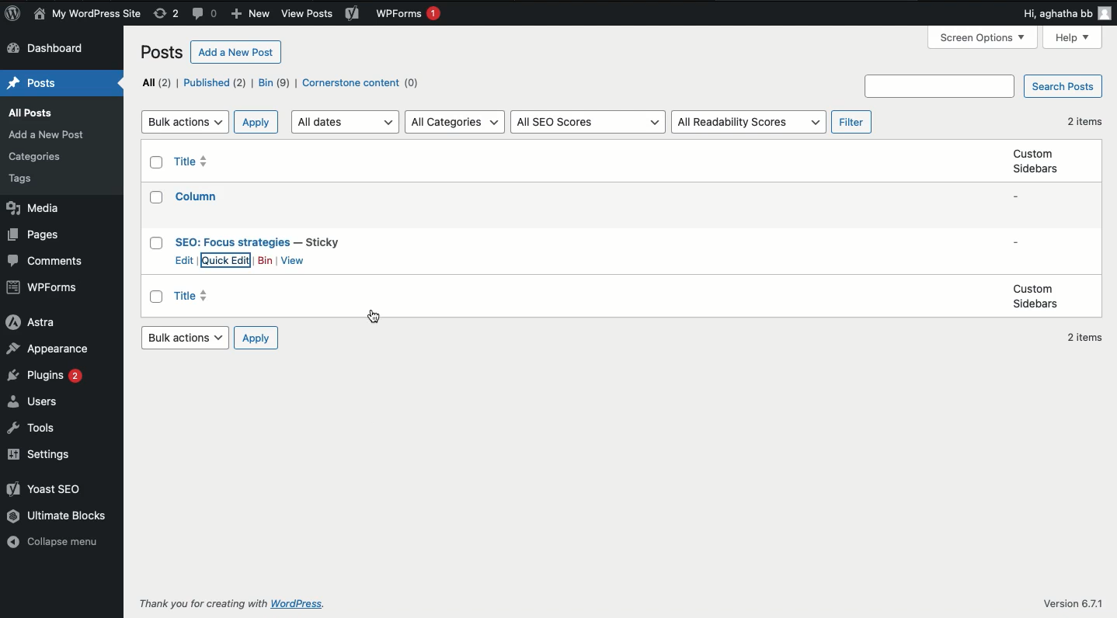  What do you see at coordinates (30, 321) in the screenshot?
I see `Astra` at bounding box center [30, 321].